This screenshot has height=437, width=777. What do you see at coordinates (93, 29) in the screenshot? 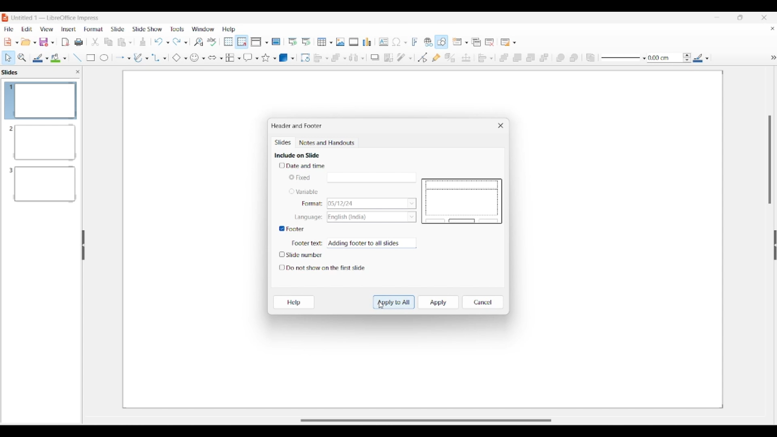
I see `Format menu` at bounding box center [93, 29].